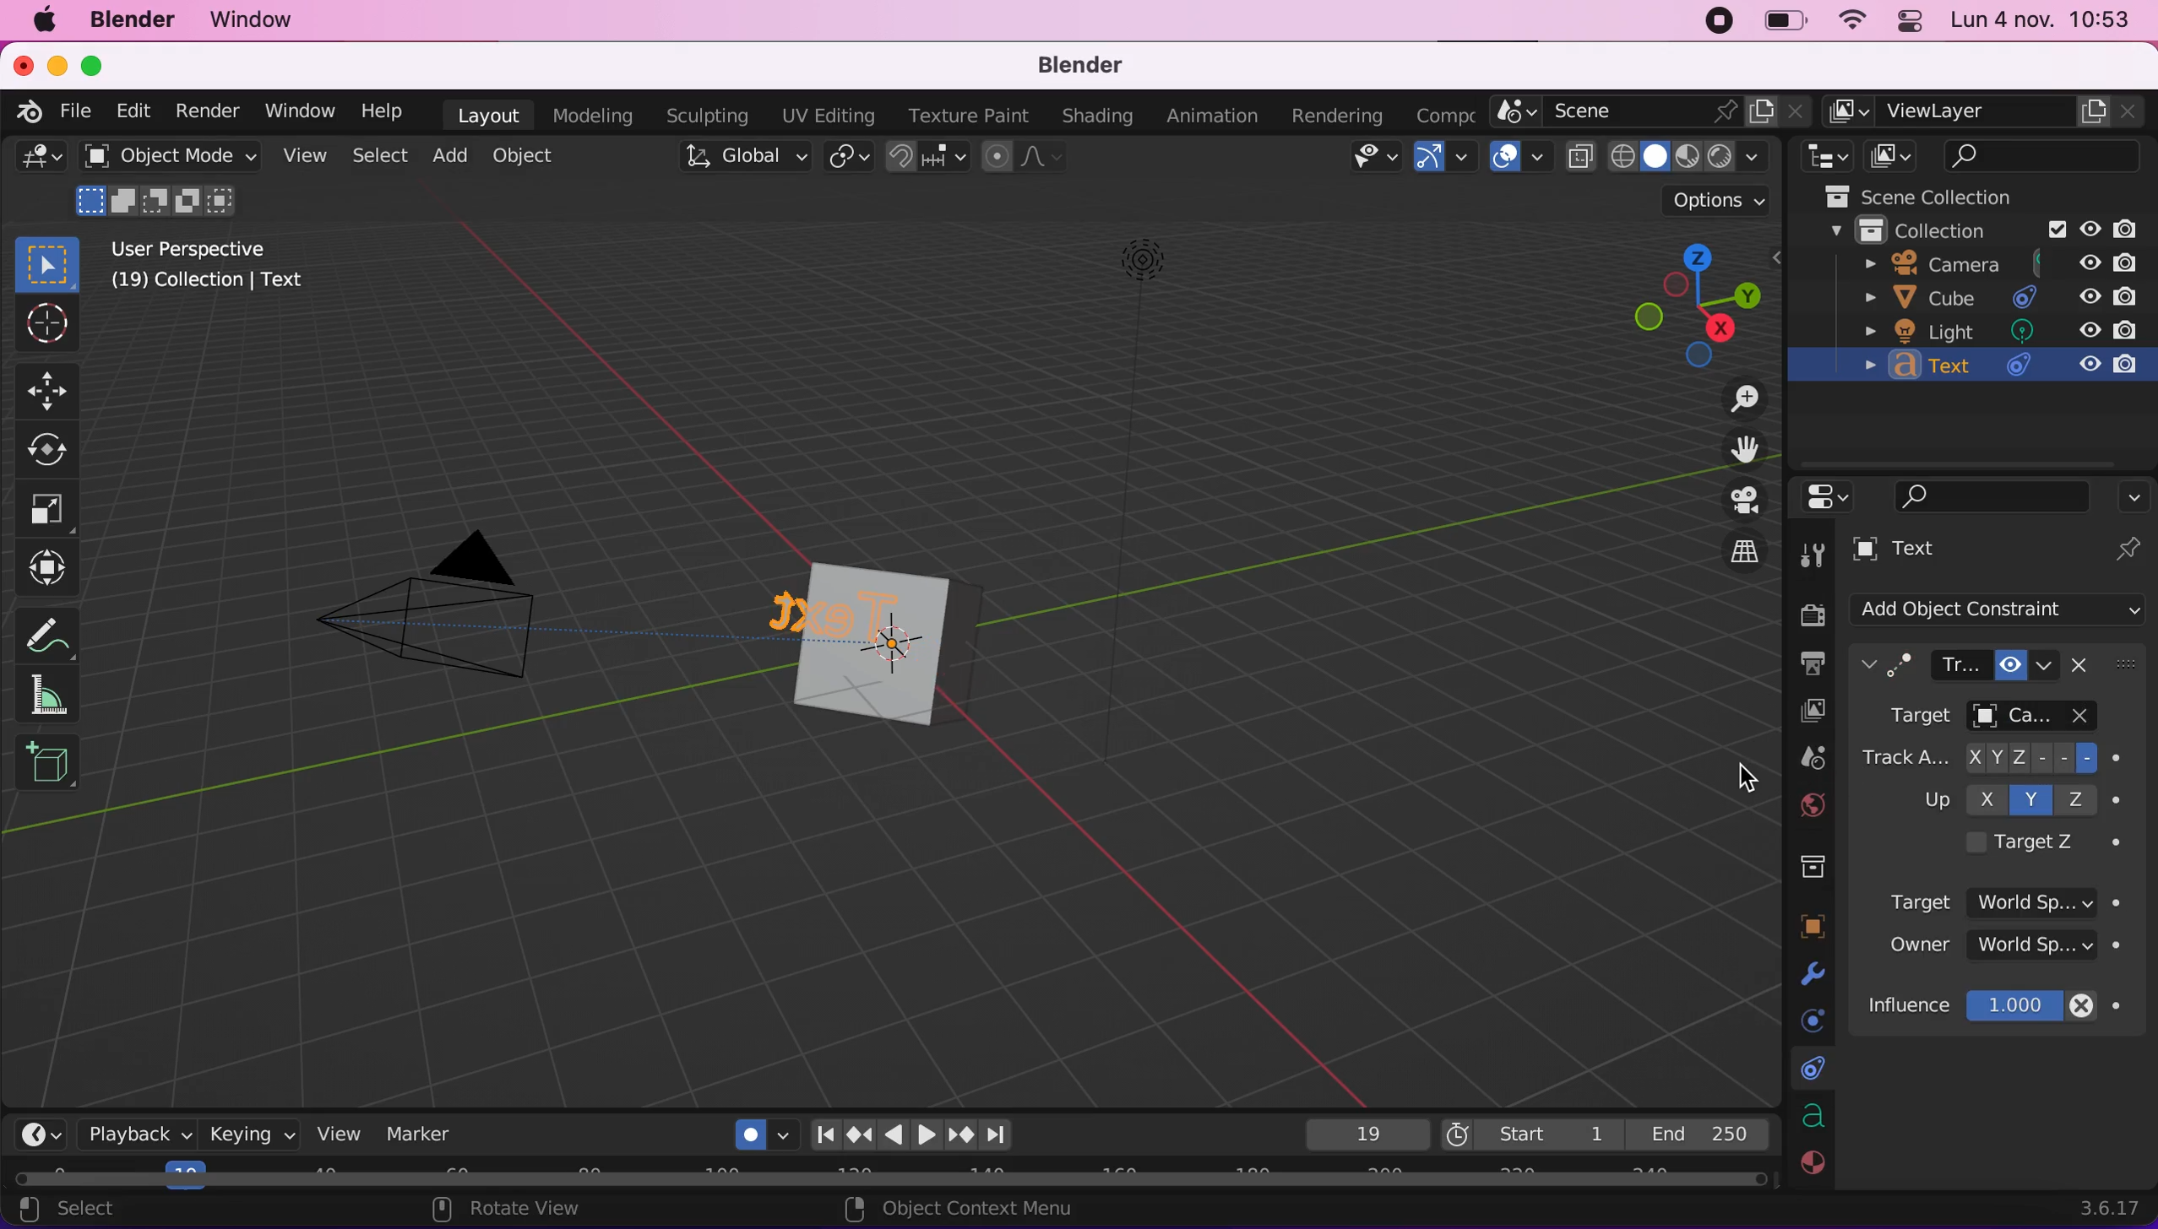 Image resolution: width=2158 pixels, height=1229 pixels. What do you see at coordinates (1941, 197) in the screenshot?
I see `scene collection` at bounding box center [1941, 197].